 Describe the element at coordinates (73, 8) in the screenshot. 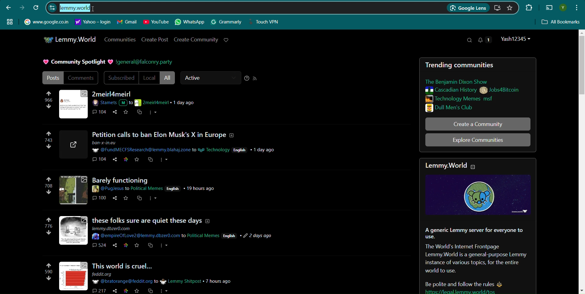

I see `Text Selected` at that location.